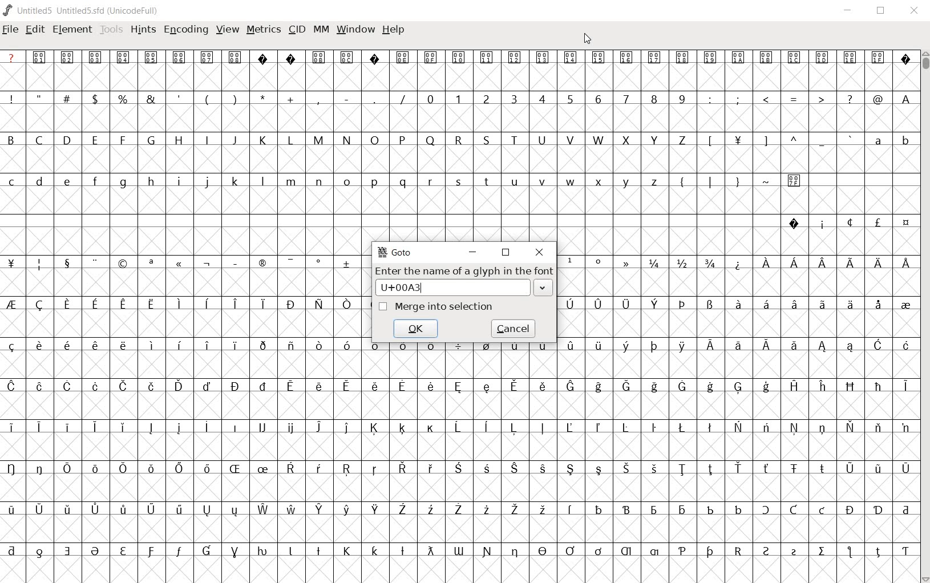  Describe the element at coordinates (737, 346) in the screenshot. I see `Symbol` at that location.